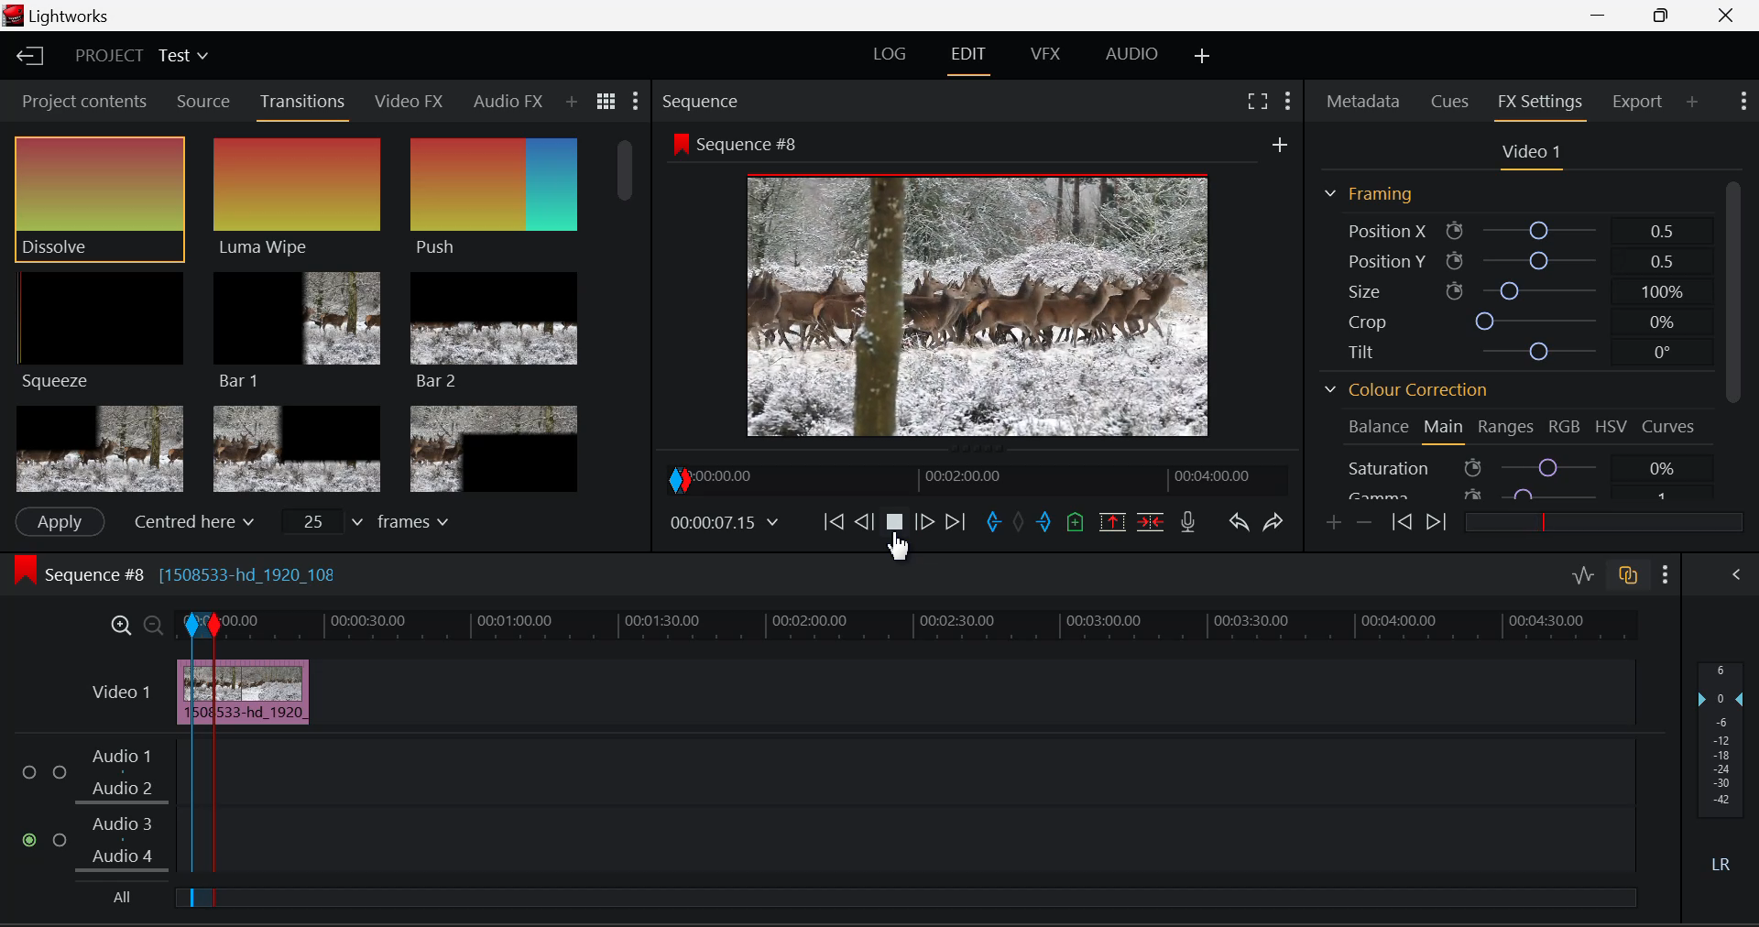  Describe the element at coordinates (1401, 522) in the screenshot. I see `Previous keyframe` at that location.